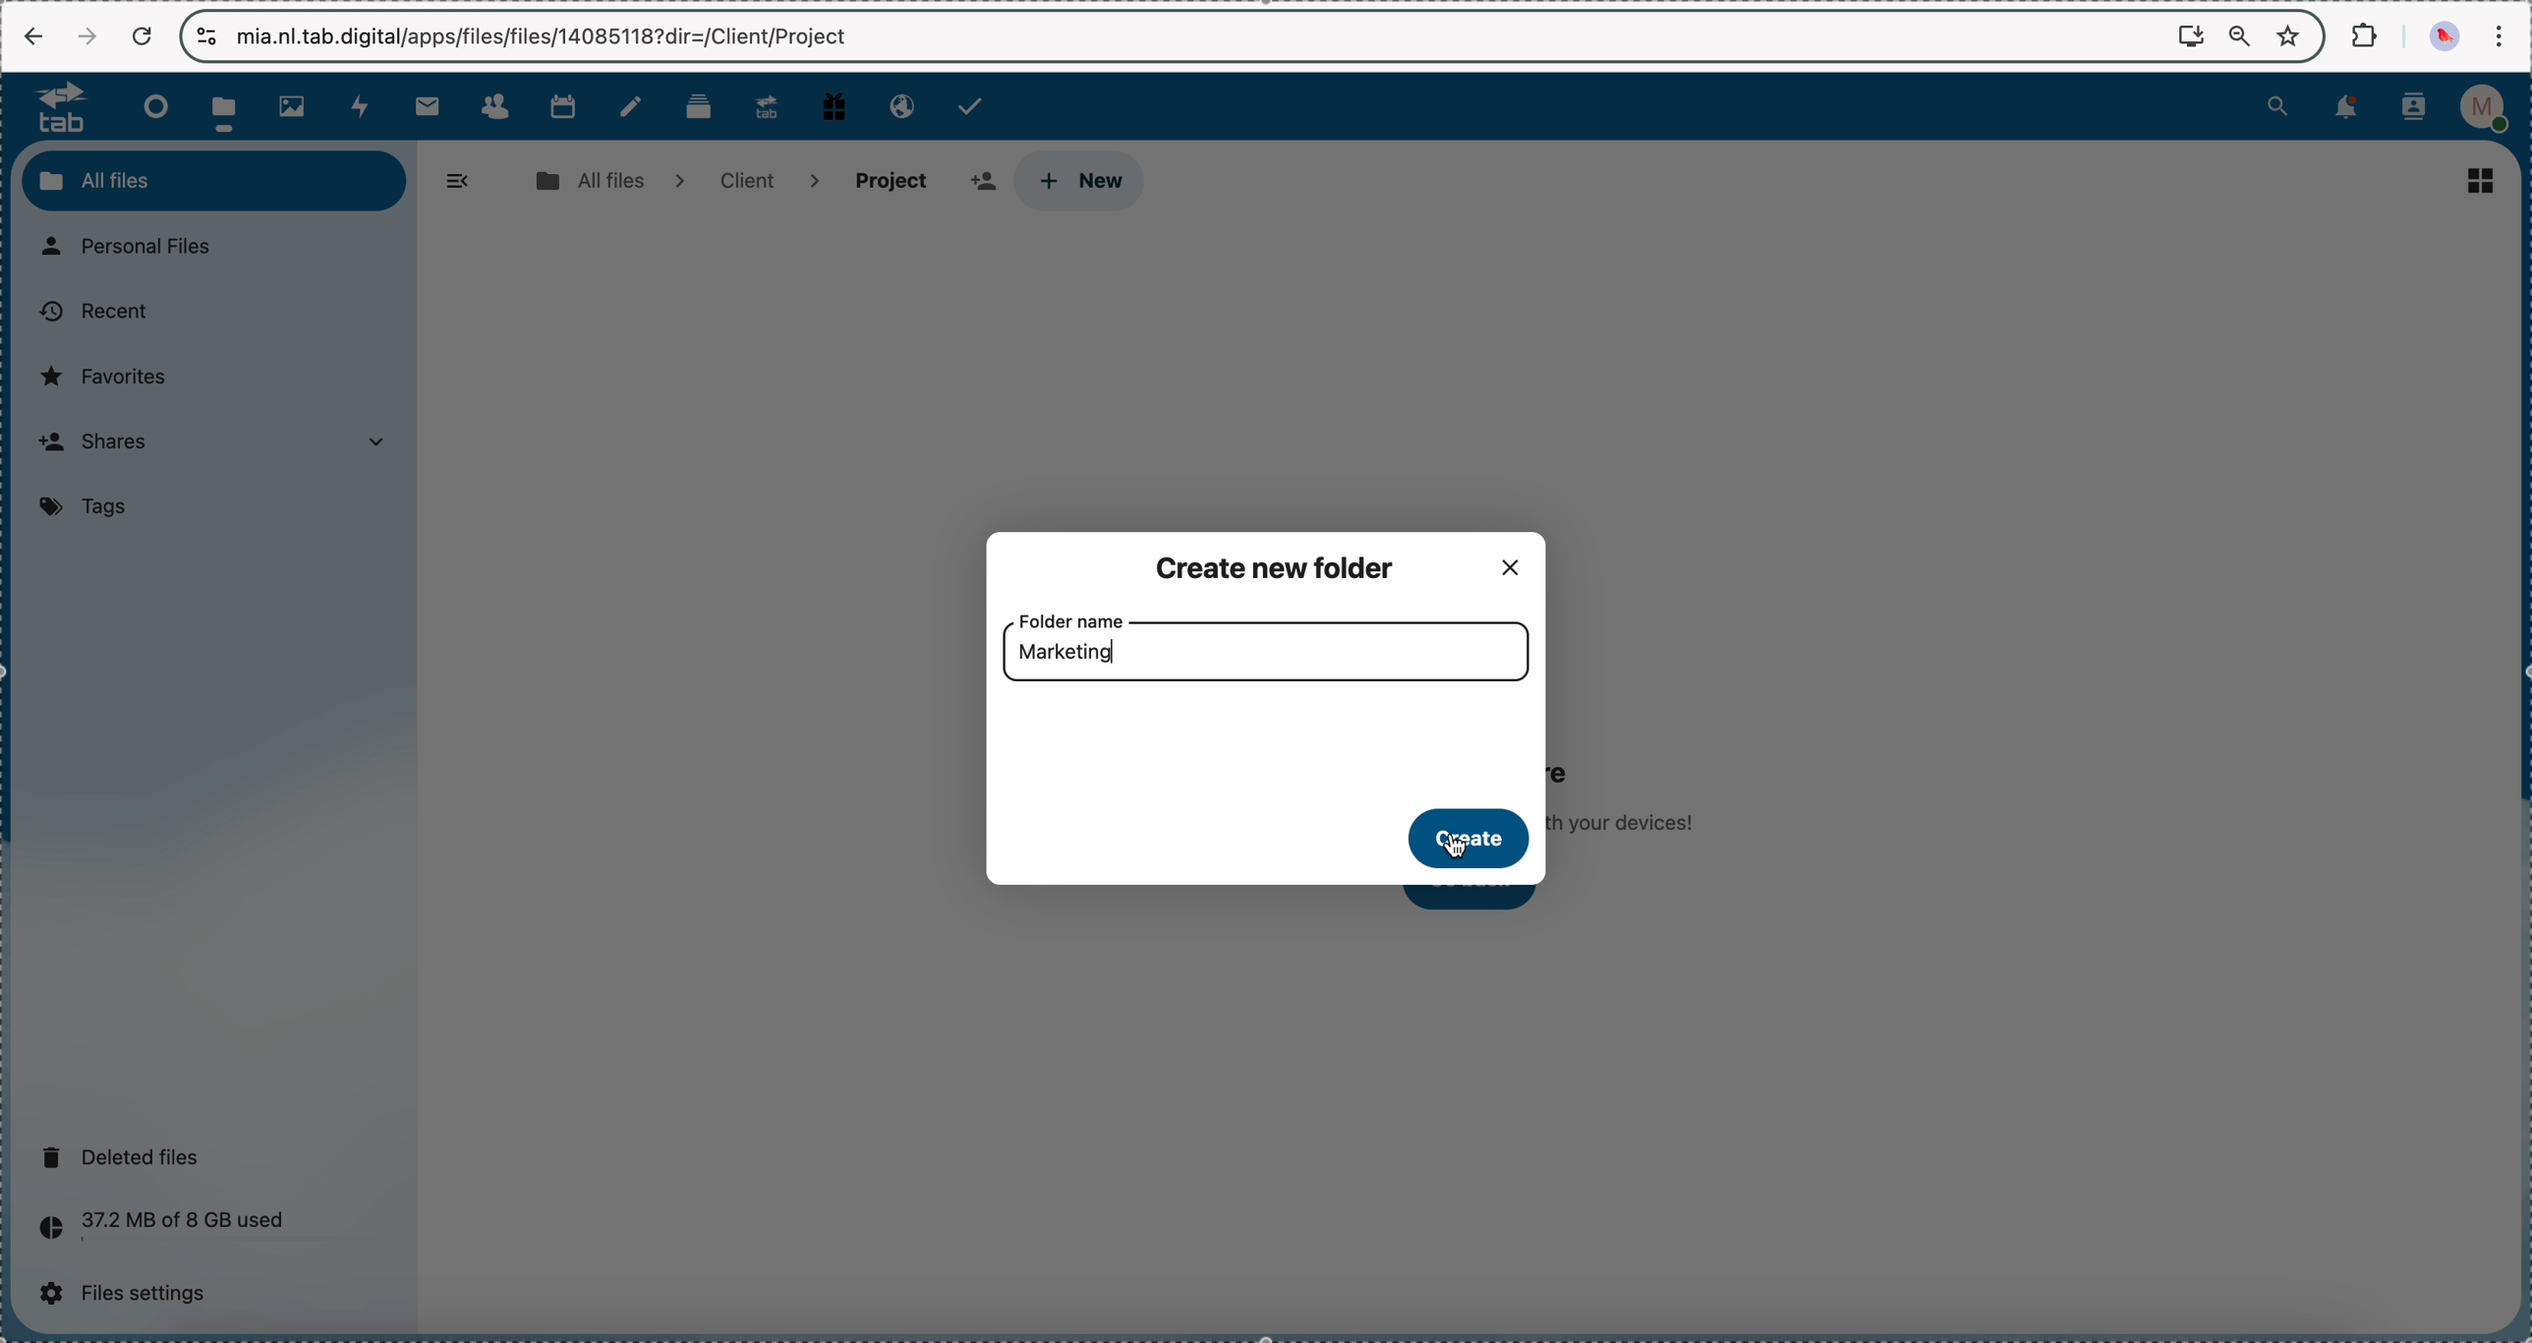  What do you see at coordinates (767, 105) in the screenshot?
I see `upgrade` at bounding box center [767, 105].